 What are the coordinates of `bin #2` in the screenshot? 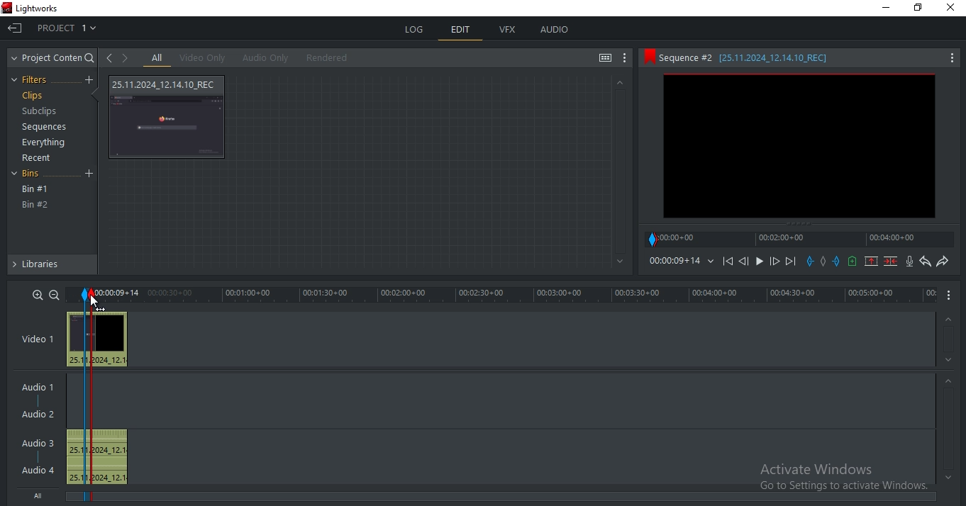 It's located at (35, 205).